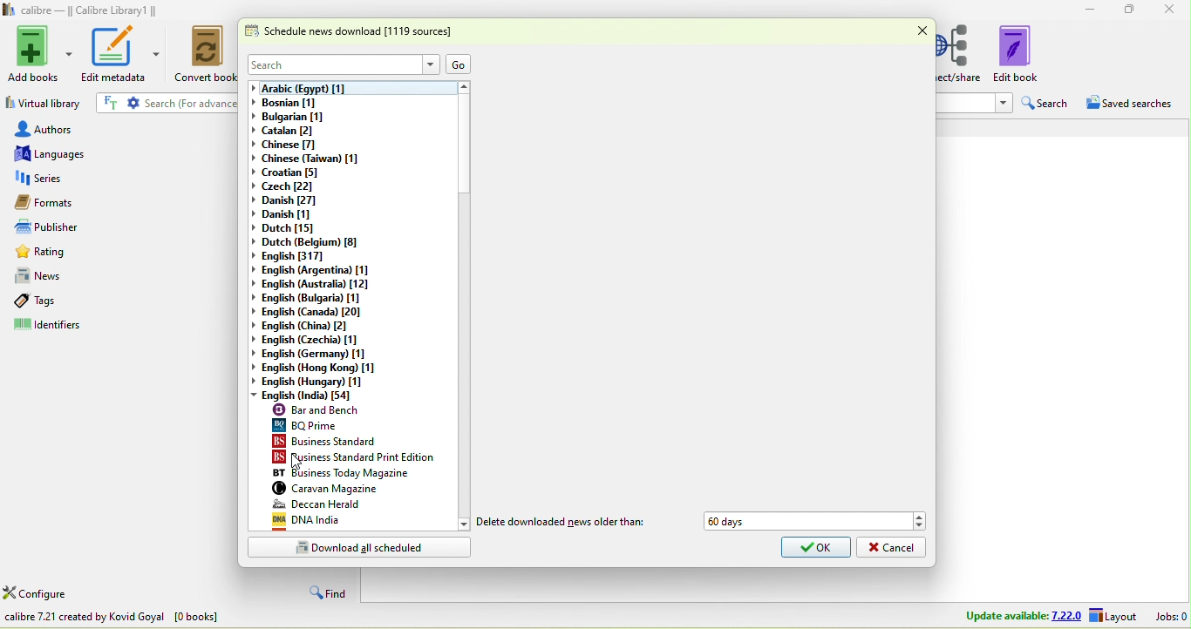 This screenshot has height=629, width=1191. I want to click on minimize, so click(1093, 10).